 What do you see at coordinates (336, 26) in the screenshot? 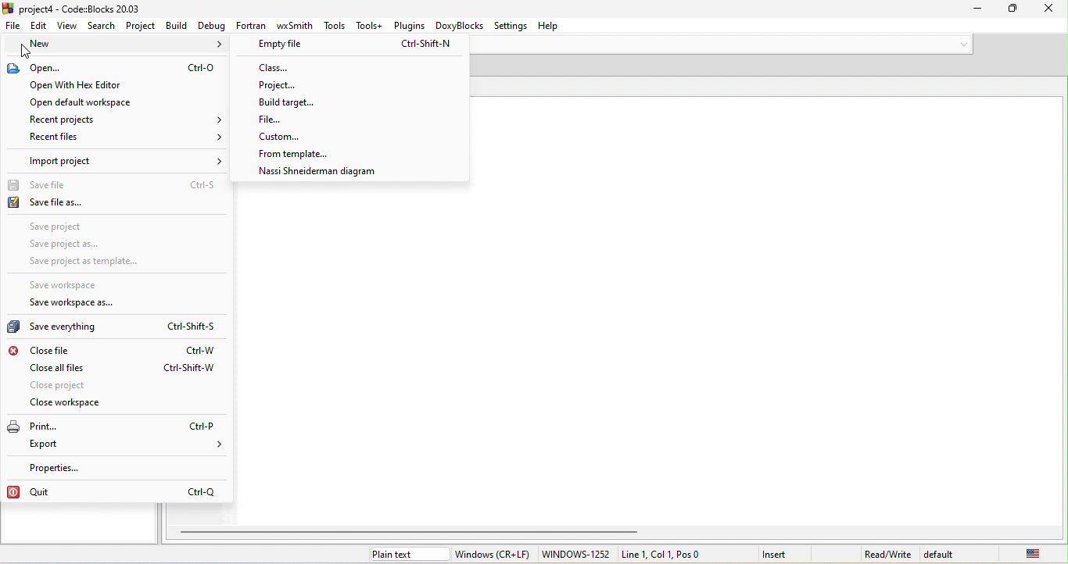
I see `tools` at bounding box center [336, 26].